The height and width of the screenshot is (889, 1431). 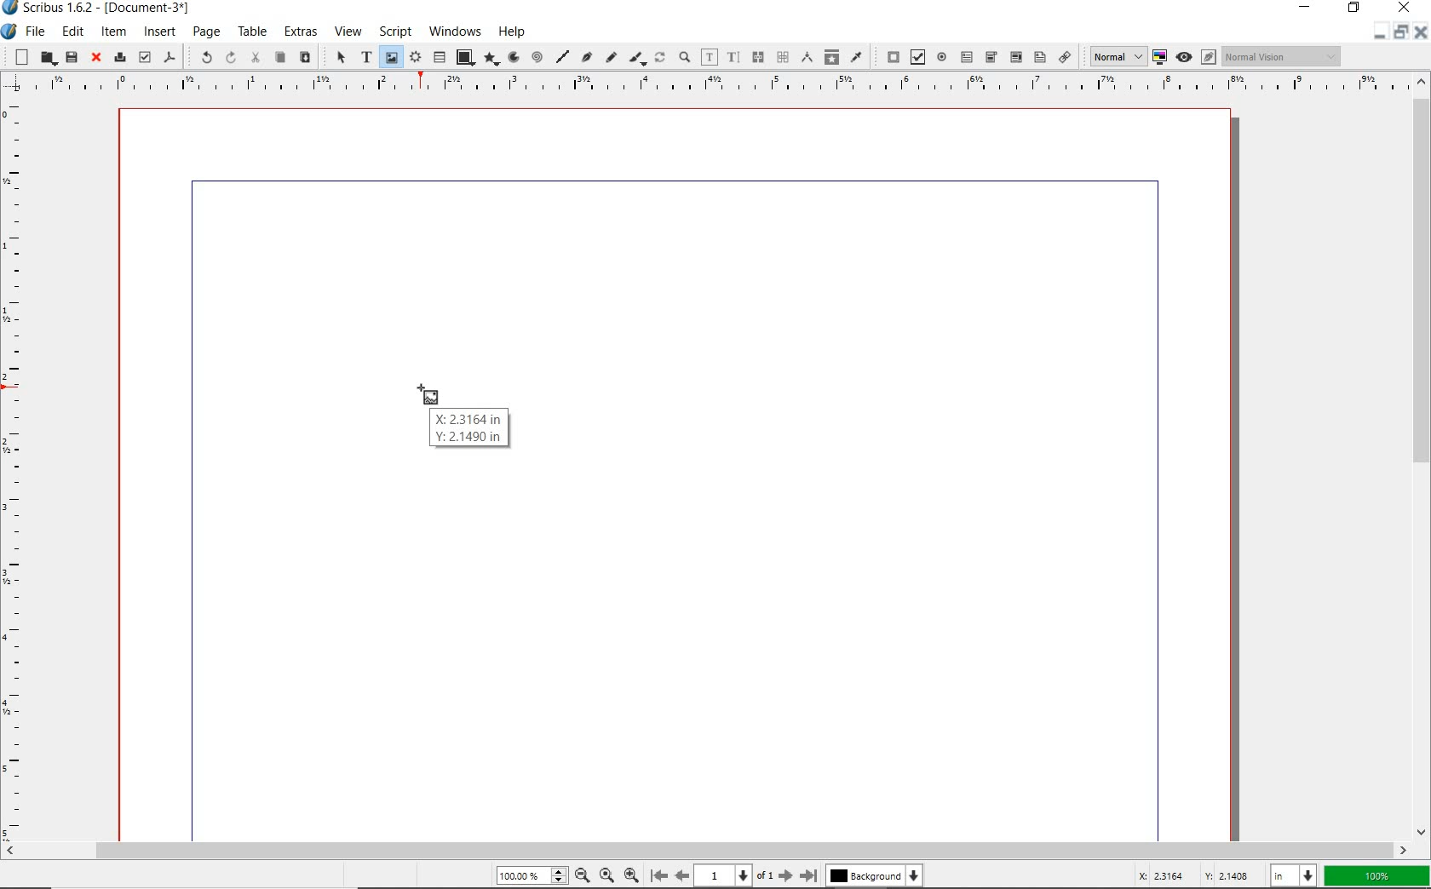 What do you see at coordinates (1422, 456) in the screenshot?
I see `SCROLLBAR` at bounding box center [1422, 456].